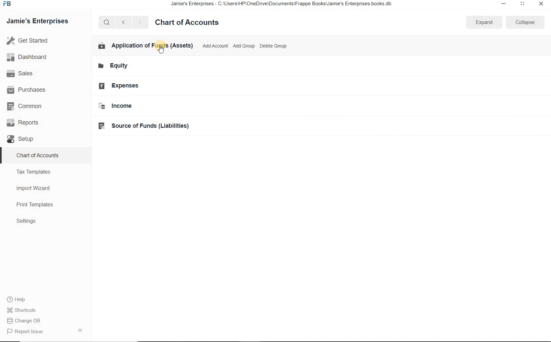 This screenshot has width=551, height=342. Describe the element at coordinates (27, 332) in the screenshot. I see `Report Issue` at that location.